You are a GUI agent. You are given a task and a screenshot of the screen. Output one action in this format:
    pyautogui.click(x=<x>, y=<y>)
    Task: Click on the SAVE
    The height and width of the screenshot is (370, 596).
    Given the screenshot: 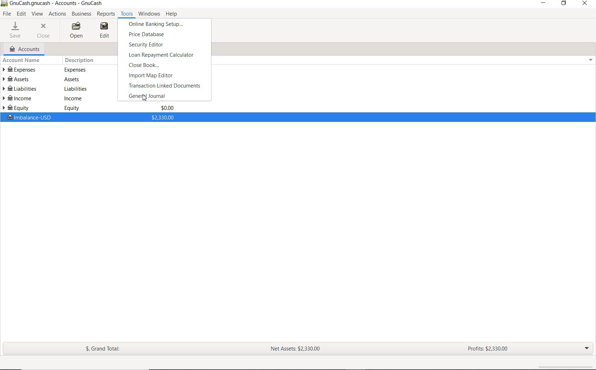 What is the action you would take?
    pyautogui.click(x=16, y=31)
    